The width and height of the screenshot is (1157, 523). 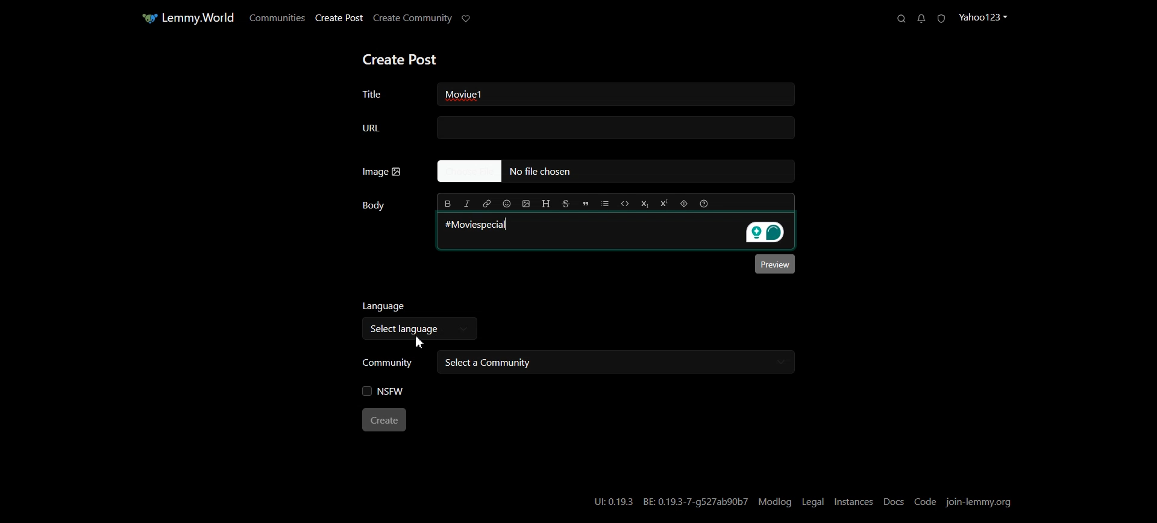 I want to click on URL, so click(x=575, y=128).